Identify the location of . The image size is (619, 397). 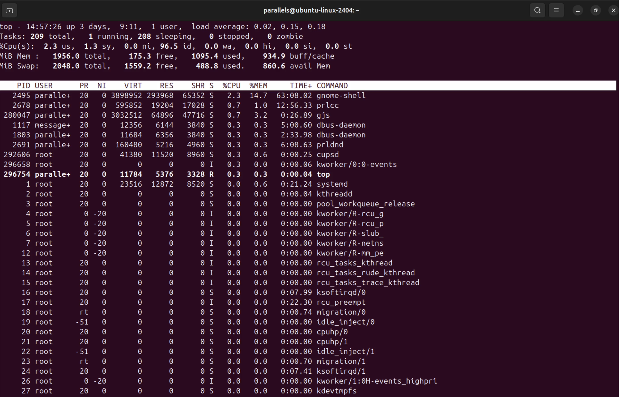
(30, 279).